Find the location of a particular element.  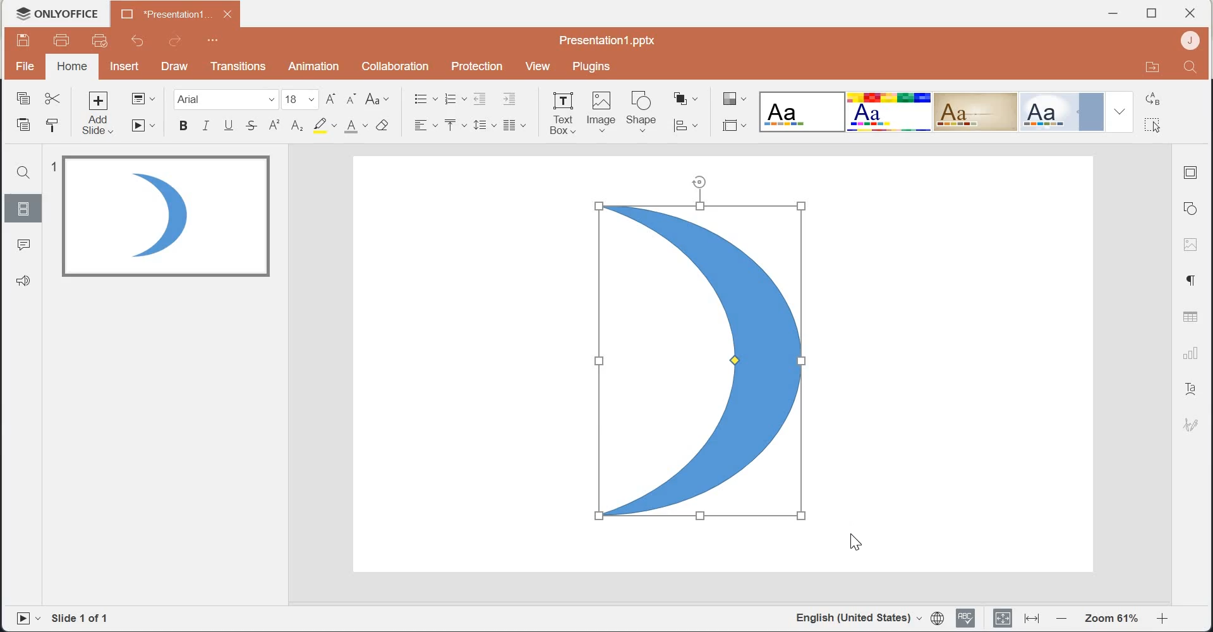

Spell checking is located at coordinates (968, 619).